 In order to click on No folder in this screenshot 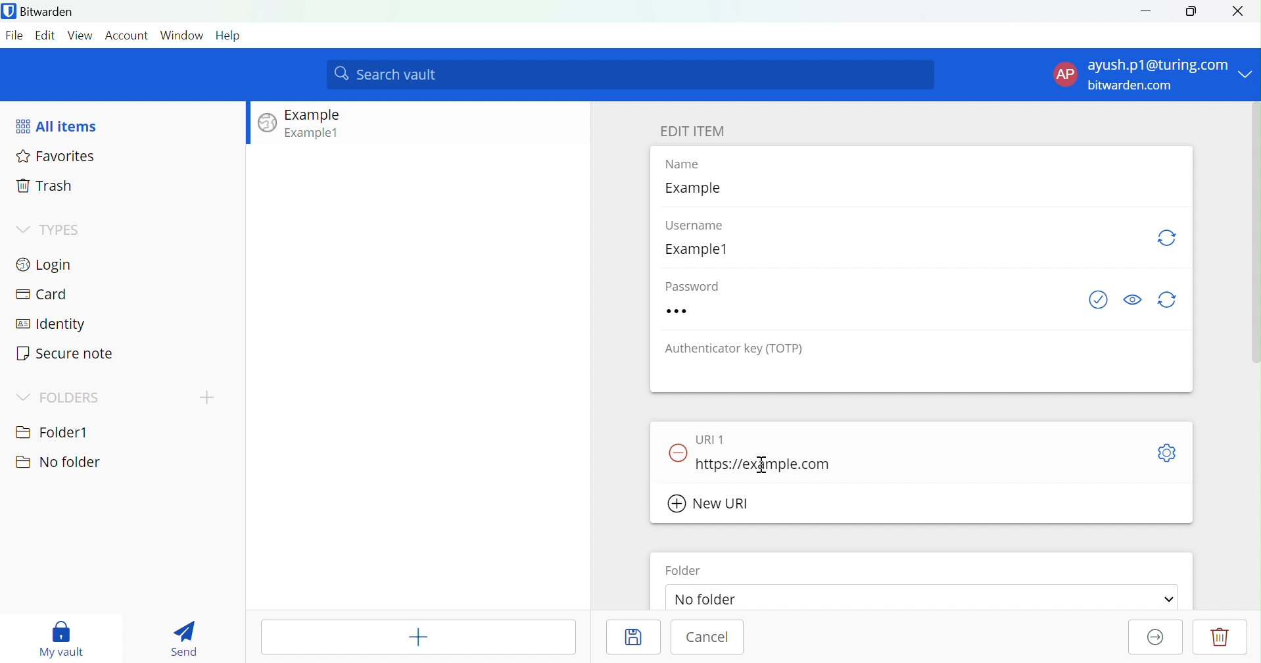, I will do `click(711, 601)`.